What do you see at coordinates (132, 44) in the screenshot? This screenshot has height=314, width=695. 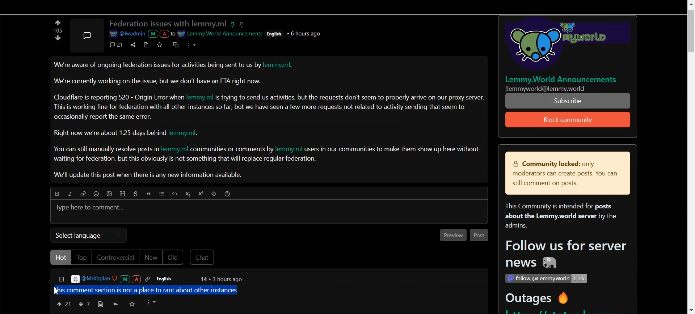 I see `share` at bounding box center [132, 44].